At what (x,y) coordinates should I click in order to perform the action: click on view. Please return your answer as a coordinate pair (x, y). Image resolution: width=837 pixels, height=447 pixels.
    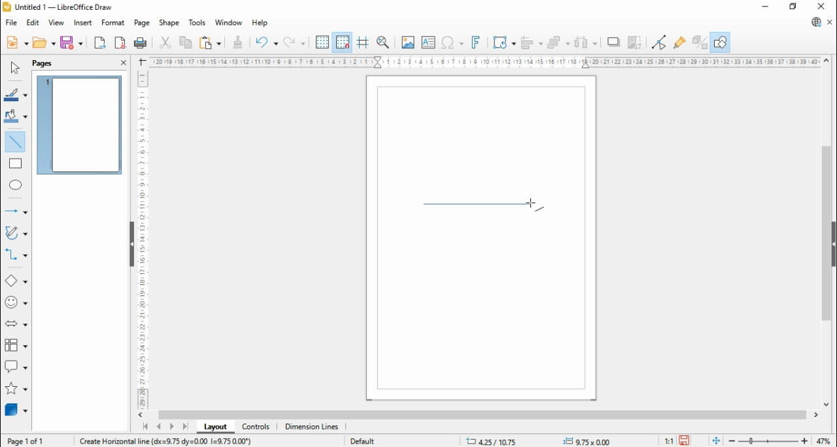
    Looking at the image, I should click on (56, 24).